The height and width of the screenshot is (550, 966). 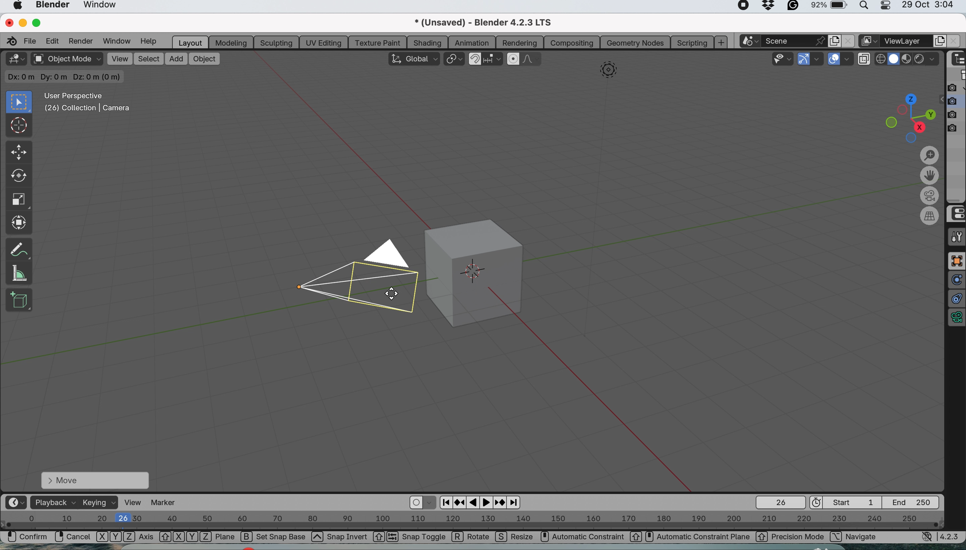 What do you see at coordinates (174, 58) in the screenshot?
I see `add` at bounding box center [174, 58].